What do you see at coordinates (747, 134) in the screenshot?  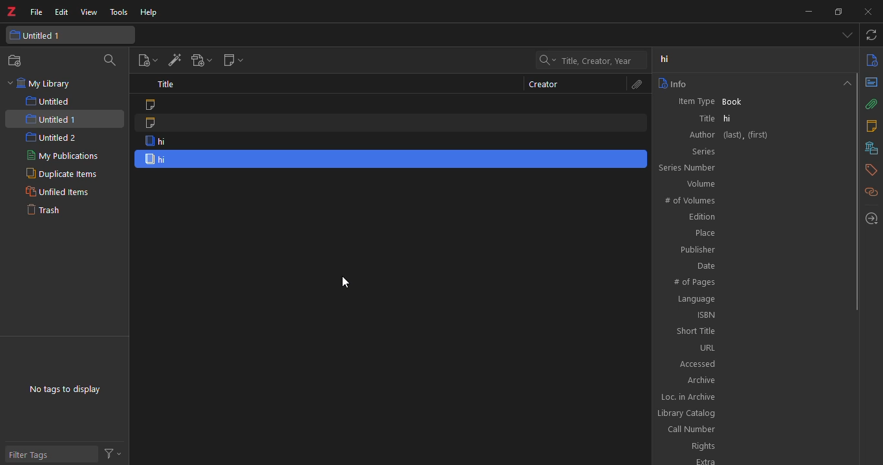 I see `(last), (first)` at bounding box center [747, 134].